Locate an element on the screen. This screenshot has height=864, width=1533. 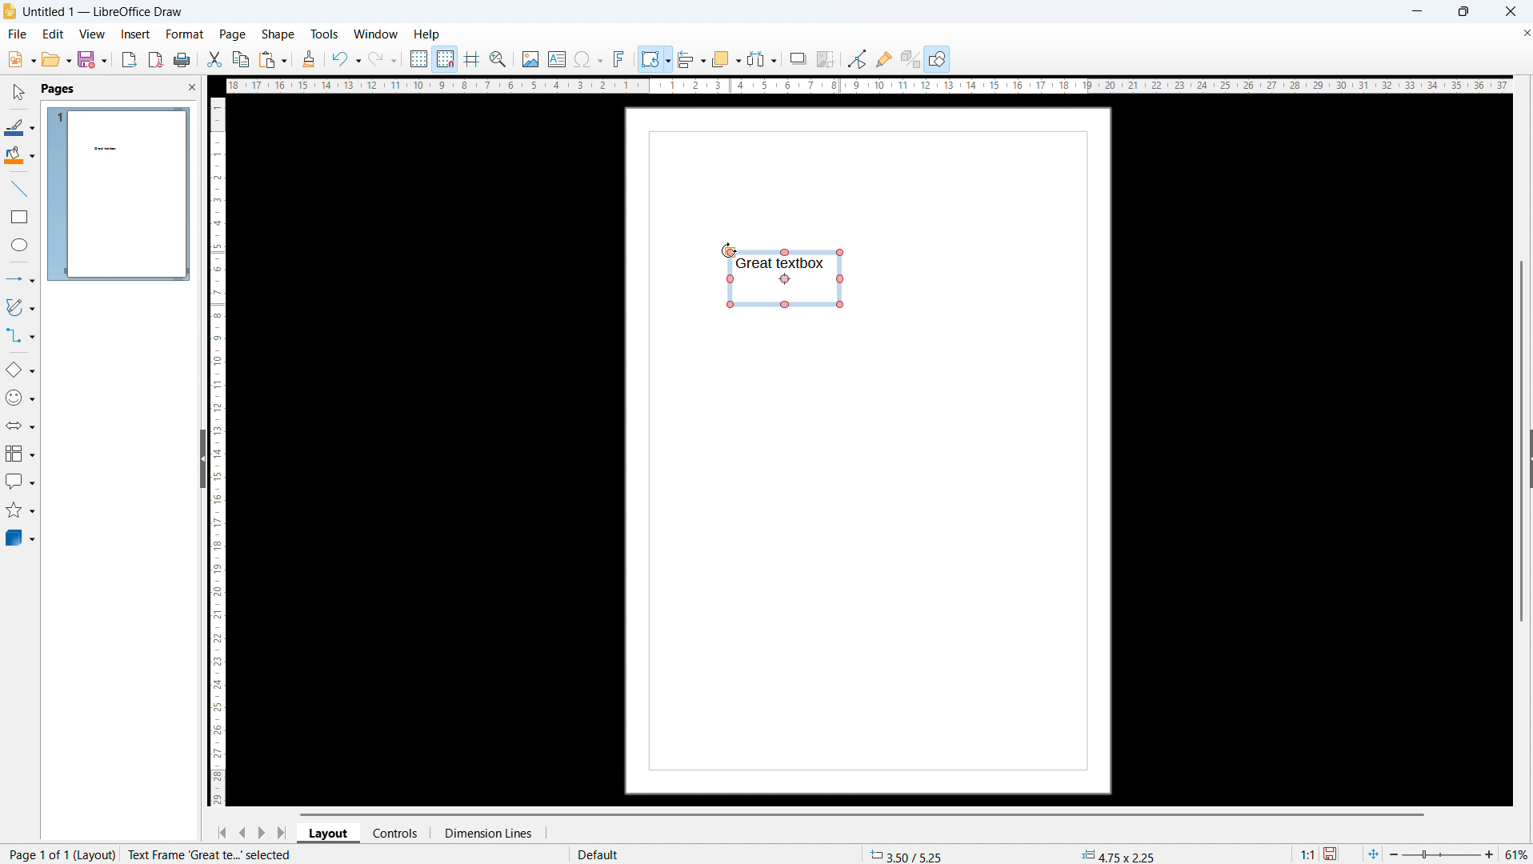
Scaling factor  is located at coordinates (1308, 853).